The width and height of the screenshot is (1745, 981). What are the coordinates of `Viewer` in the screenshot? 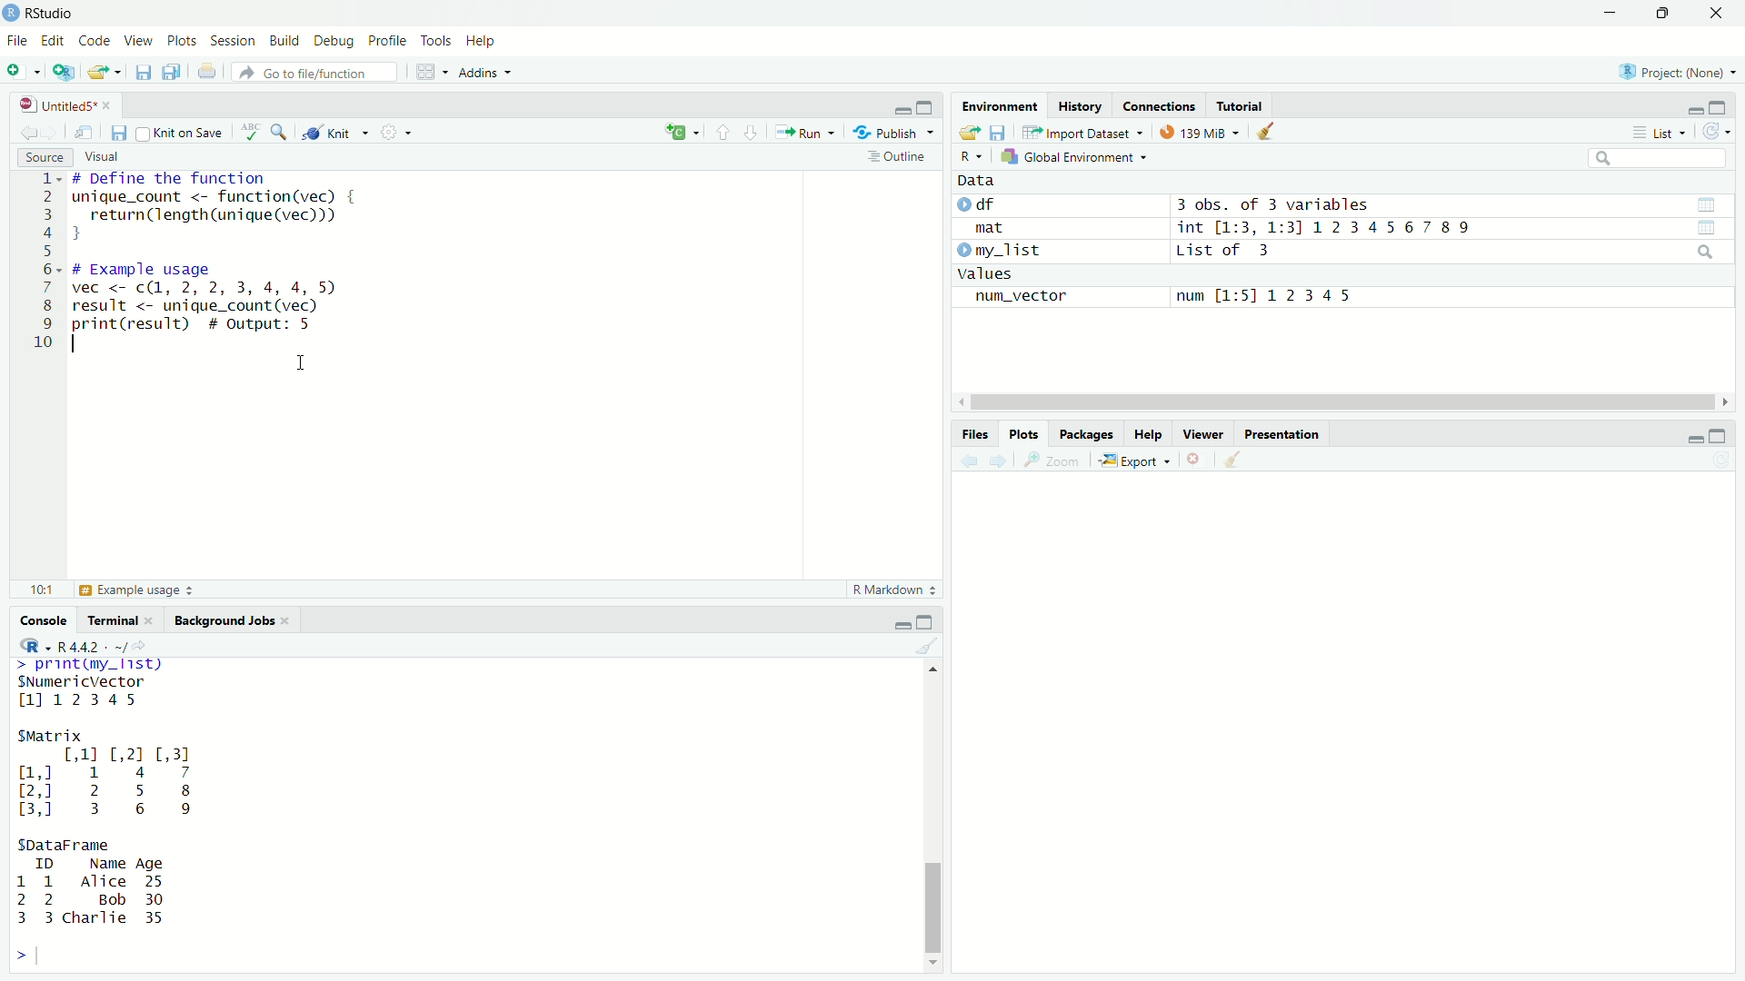 It's located at (1206, 434).